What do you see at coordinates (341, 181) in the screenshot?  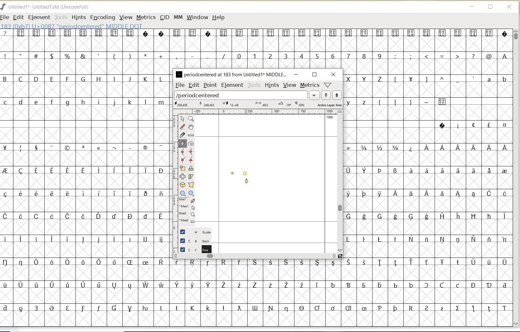 I see `scrollbar` at bounding box center [341, 181].